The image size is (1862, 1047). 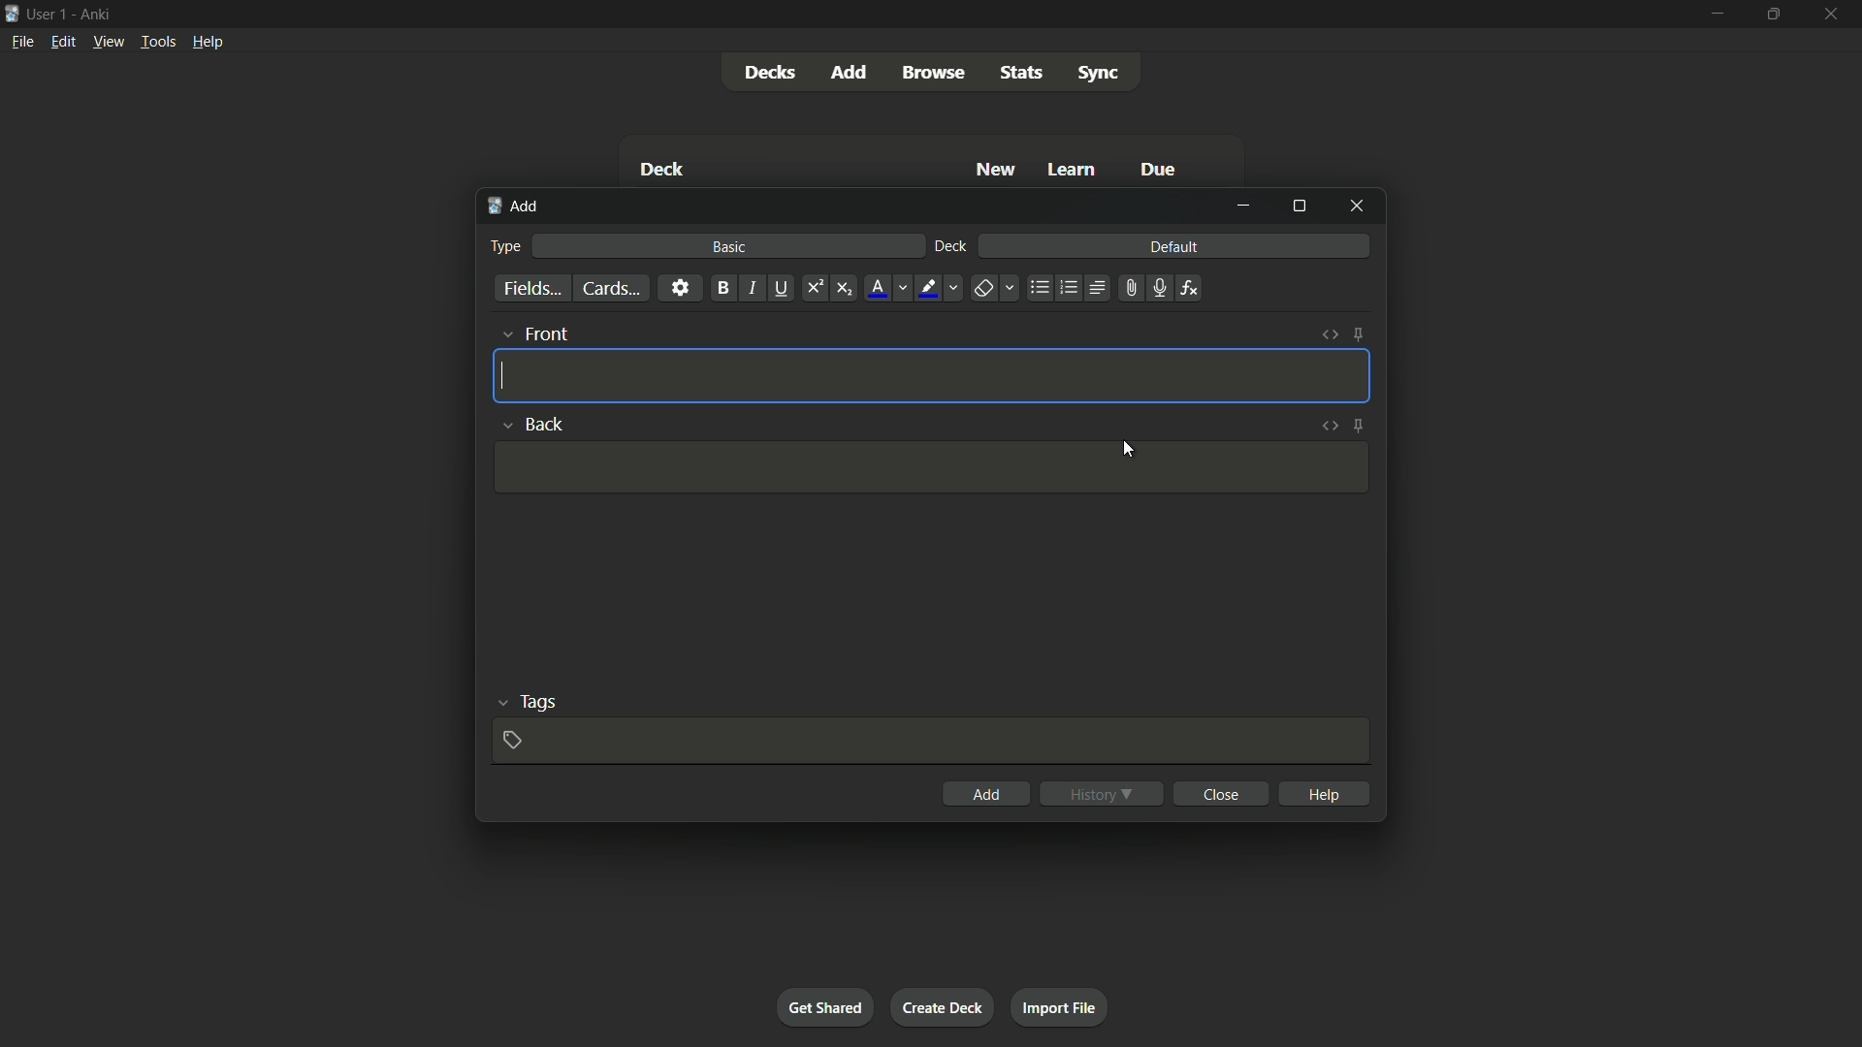 What do you see at coordinates (1070, 287) in the screenshot?
I see `ordered list` at bounding box center [1070, 287].